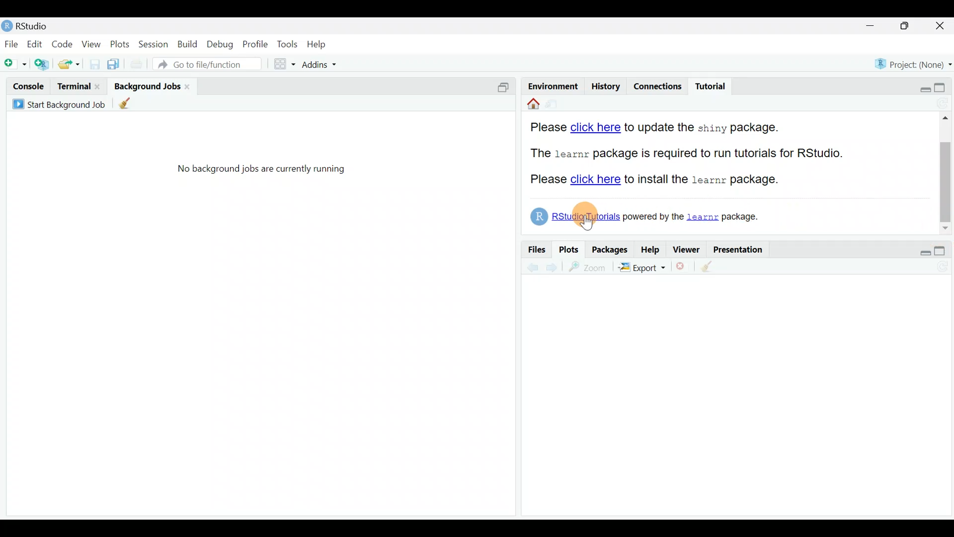  What do you see at coordinates (114, 65) in the screenshot?
I see `Save all open documents` at bounding box center [114, 65].